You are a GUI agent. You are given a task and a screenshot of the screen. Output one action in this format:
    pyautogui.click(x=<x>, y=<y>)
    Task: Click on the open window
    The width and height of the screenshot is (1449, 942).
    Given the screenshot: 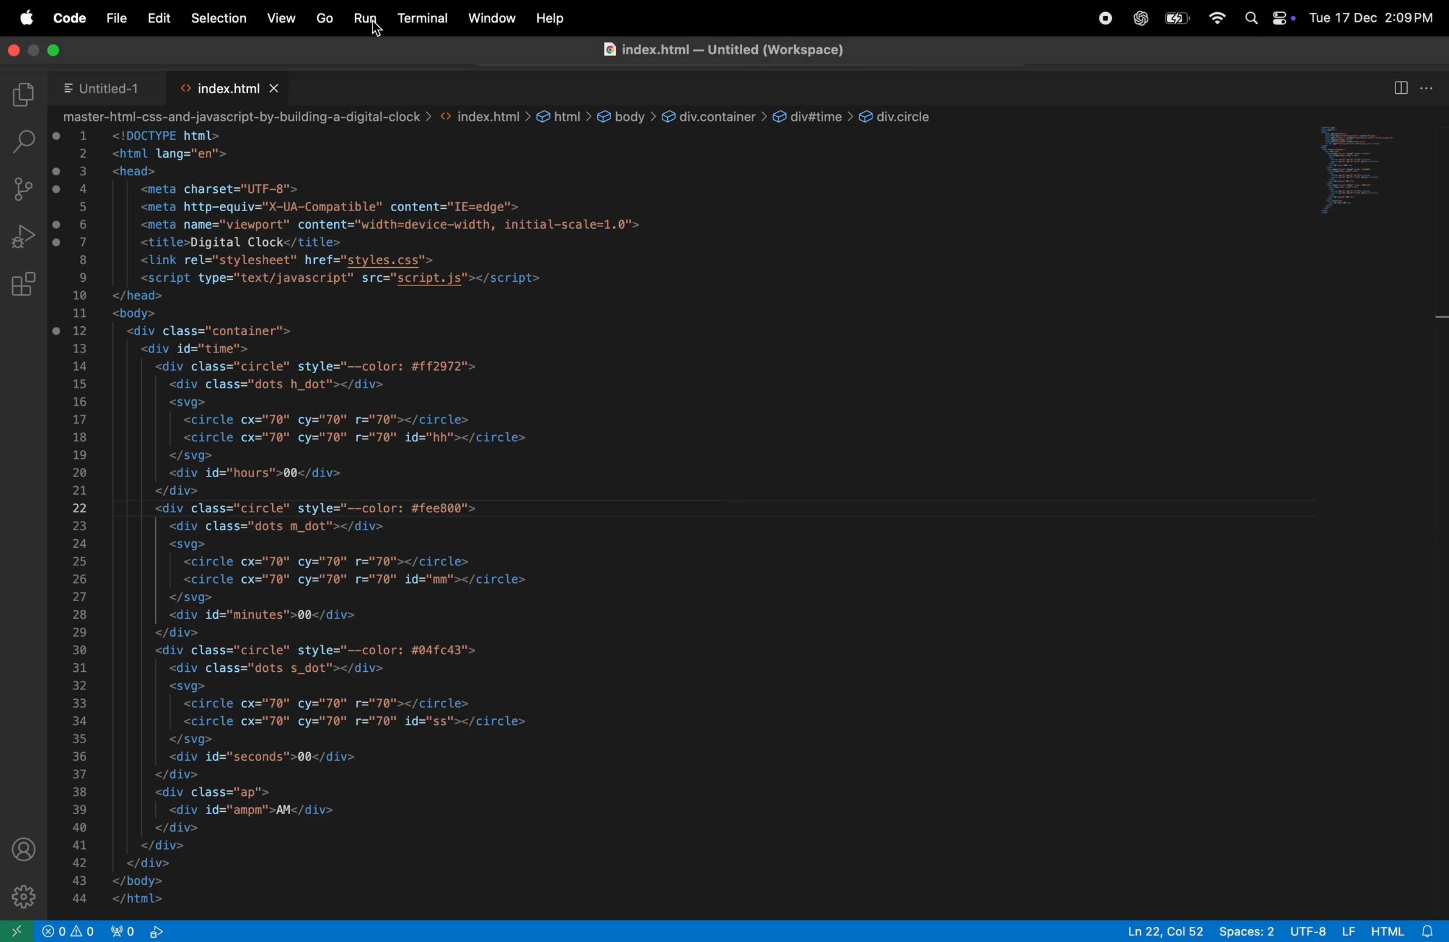 What is the action you would take?
    pyautogui.click(x=1355, y=173)
    